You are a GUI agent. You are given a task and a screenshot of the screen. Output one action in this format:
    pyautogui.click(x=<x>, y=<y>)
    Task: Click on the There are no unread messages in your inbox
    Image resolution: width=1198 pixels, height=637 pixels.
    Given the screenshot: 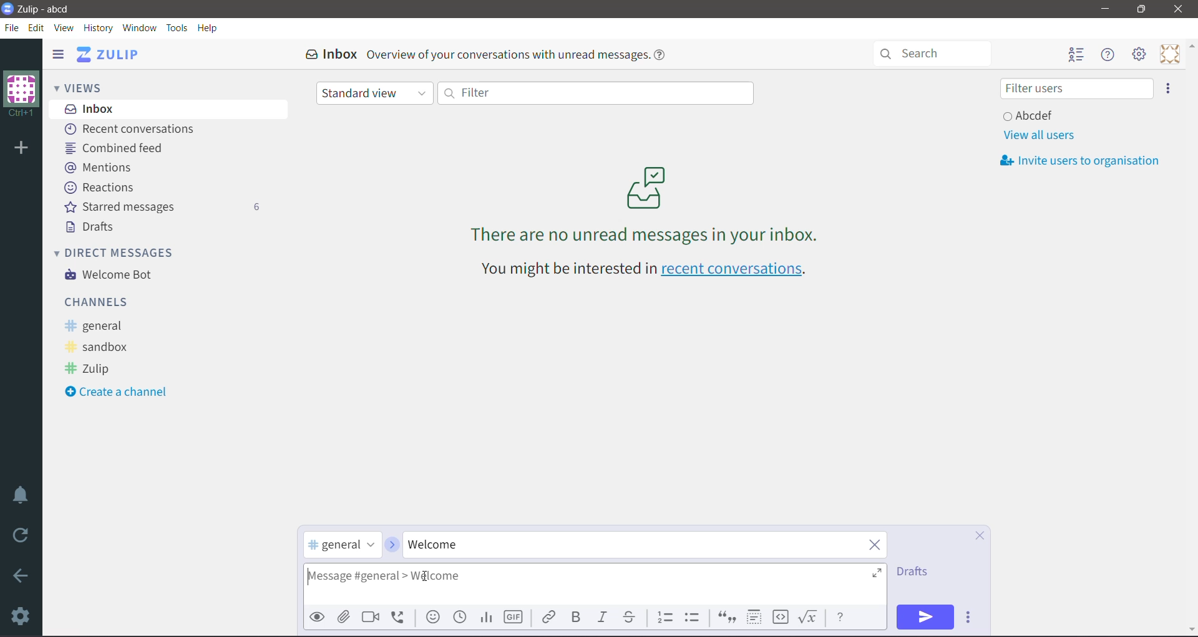 What is the action you would take?
    pyautogui.click(x=646, y=204)
    